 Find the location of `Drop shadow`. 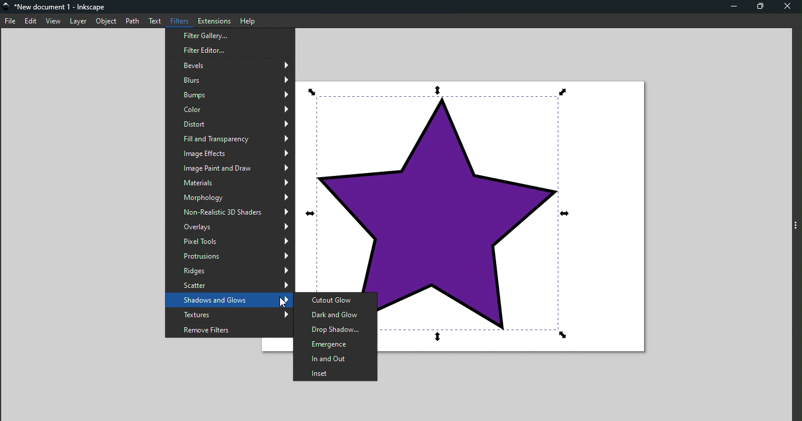

Drop shadow is located at coordinates (335, 329).